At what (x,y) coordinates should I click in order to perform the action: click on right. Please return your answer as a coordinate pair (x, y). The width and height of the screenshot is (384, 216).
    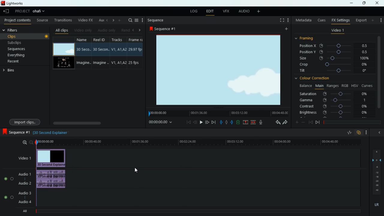
    Looking at the image, I should click on (112, 21).